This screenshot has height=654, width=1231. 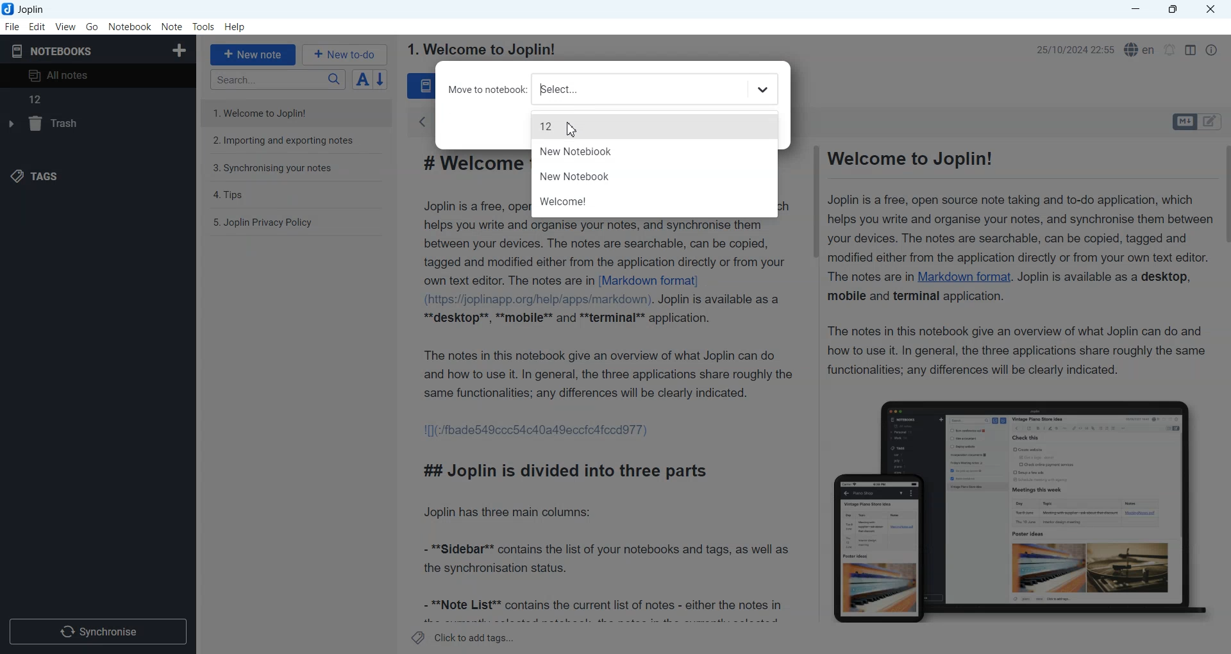 I want to click on + New to-do, so click(x=346, y=53).